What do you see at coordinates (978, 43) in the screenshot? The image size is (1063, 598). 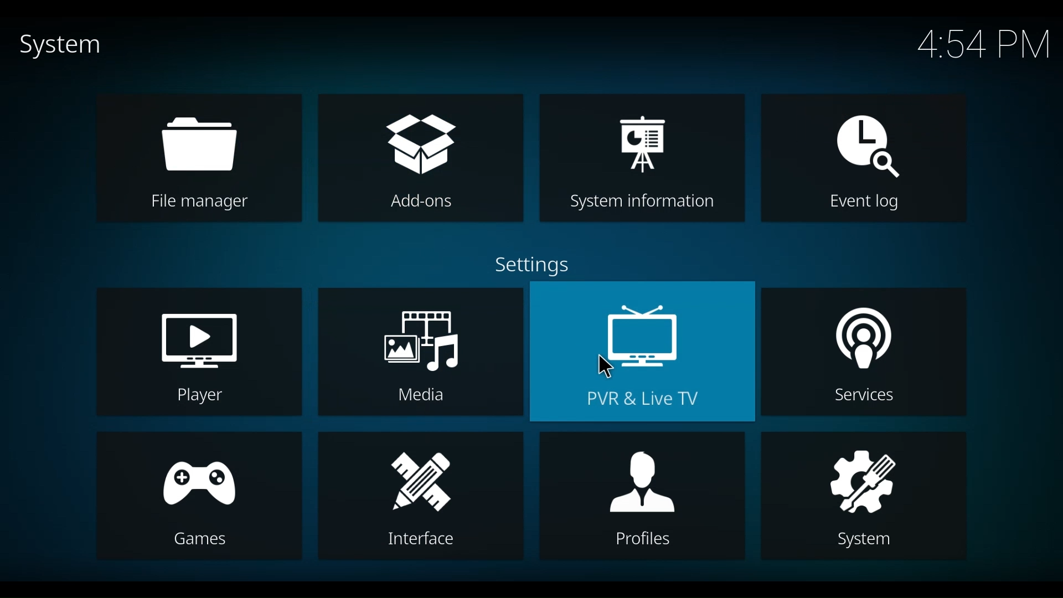 I see `time` at bounding box center [978, 43].